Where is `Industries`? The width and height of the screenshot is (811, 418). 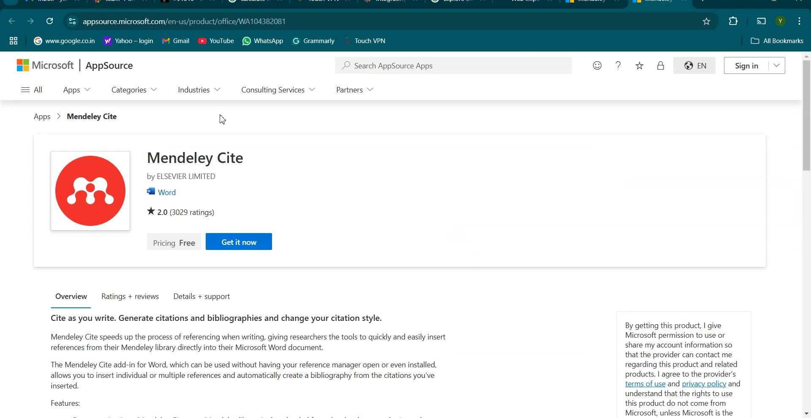
Industries is located at coordinates (200, 90).